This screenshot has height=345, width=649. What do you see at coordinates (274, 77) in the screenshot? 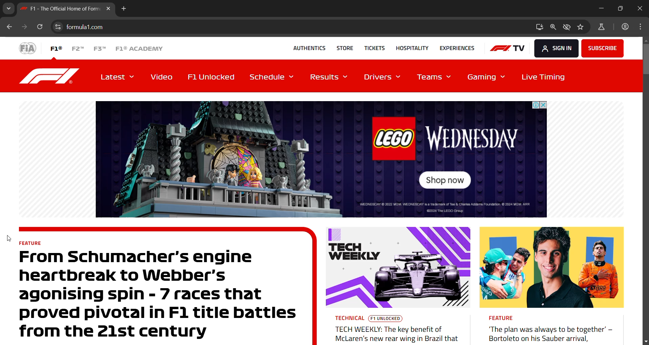
I see `Schedule` at bounding box center [274, 77].